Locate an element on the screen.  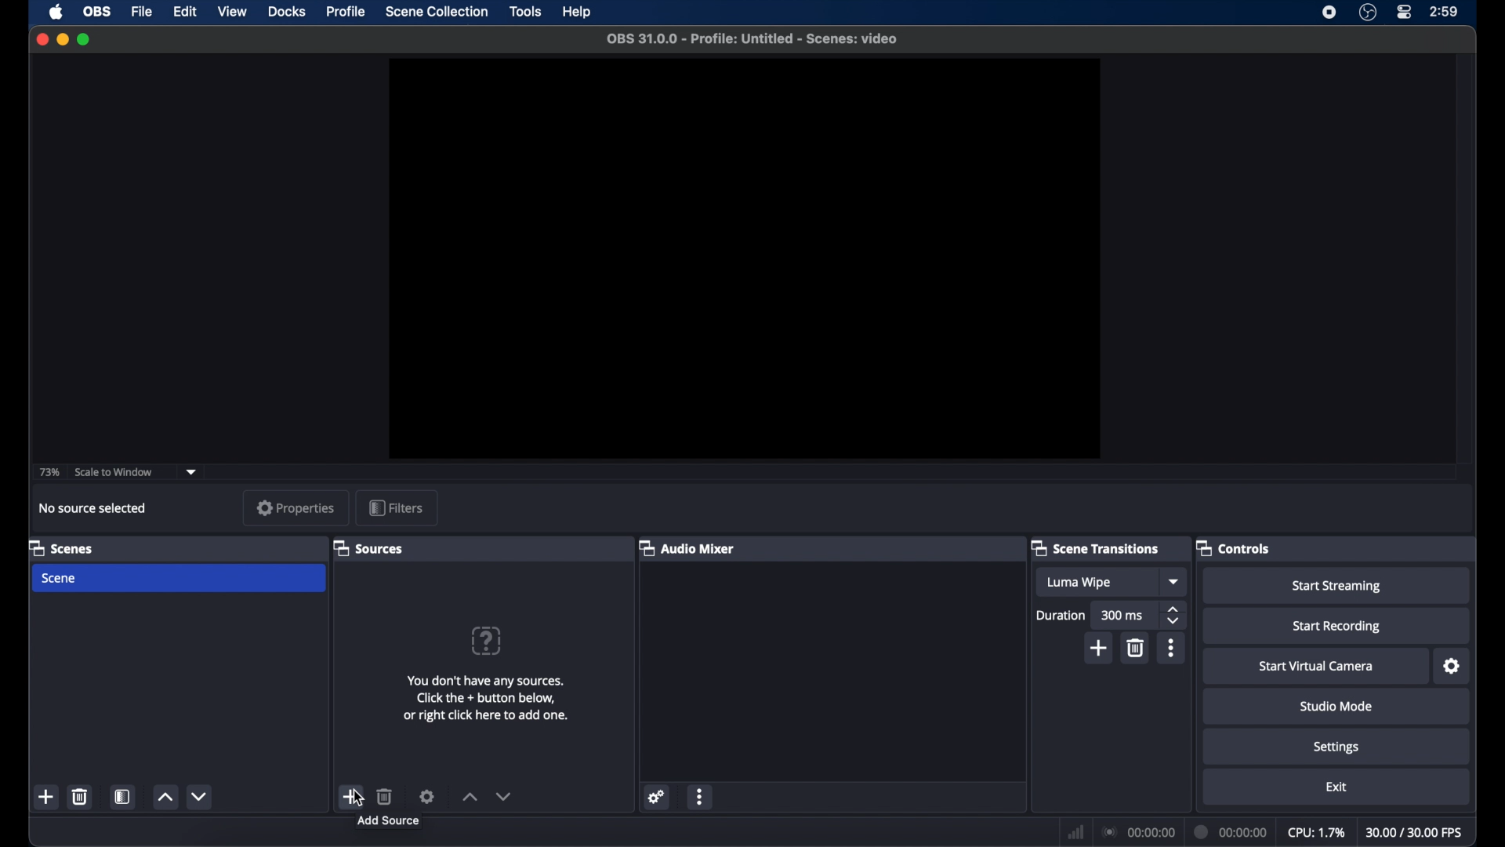
add is located at coordinates (45, 796).